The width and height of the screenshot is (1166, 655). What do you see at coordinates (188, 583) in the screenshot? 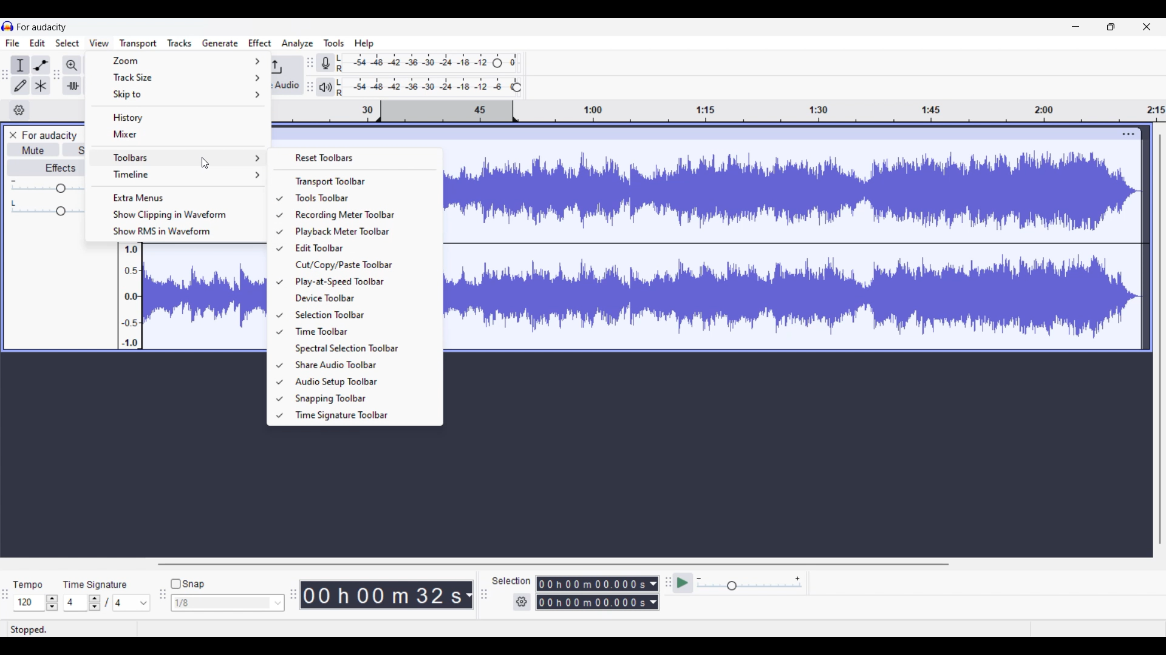
I see `Snap toggle` at bounding box center [188, 583].